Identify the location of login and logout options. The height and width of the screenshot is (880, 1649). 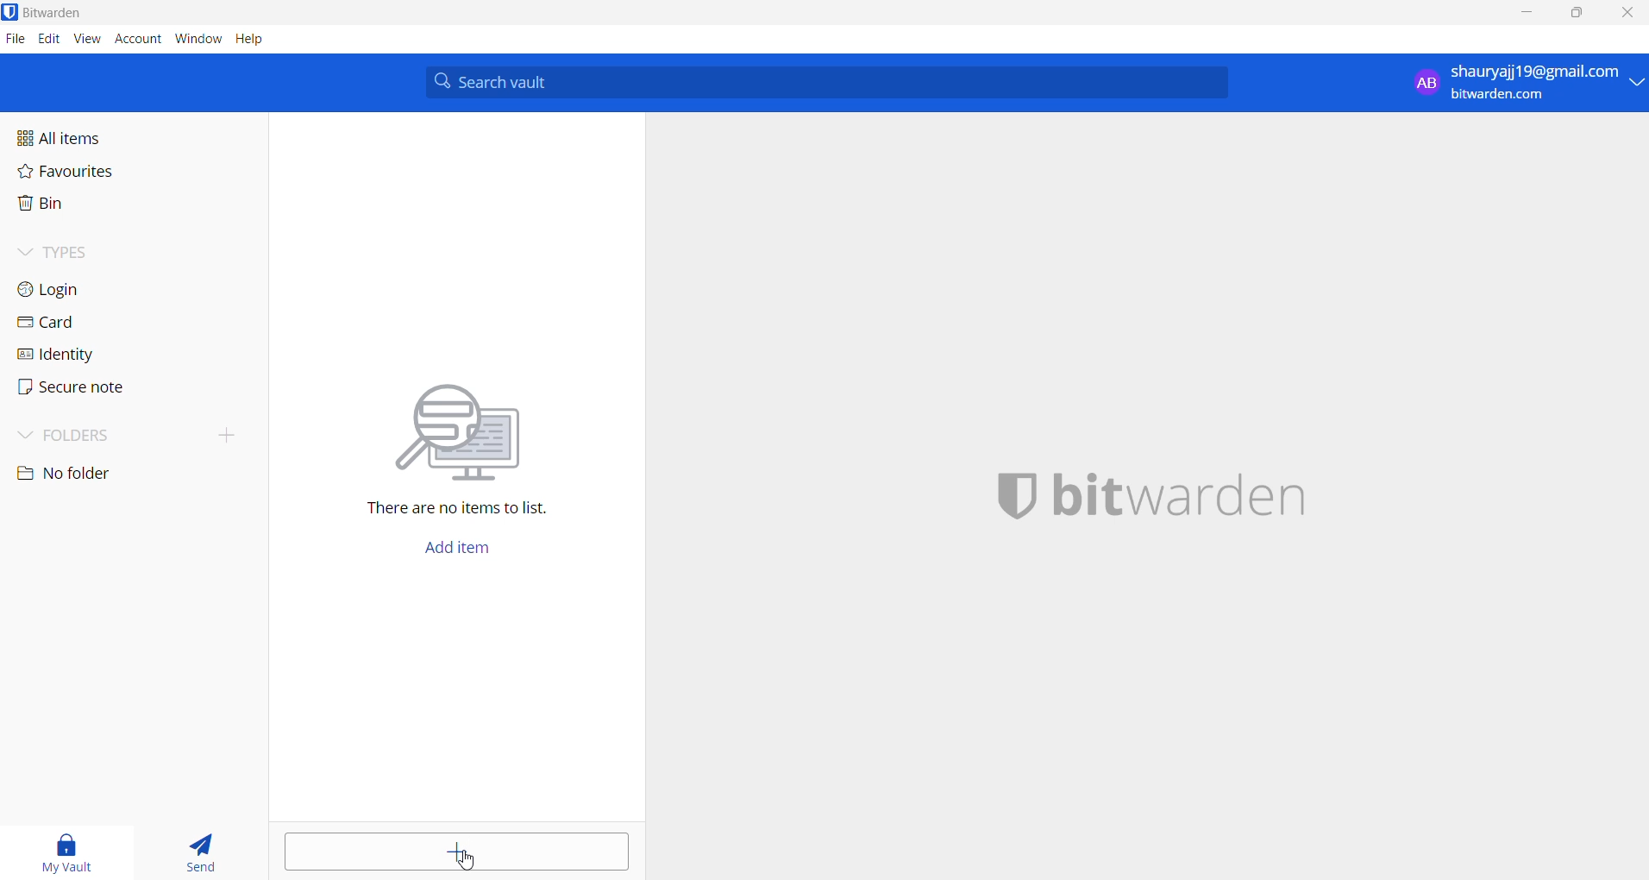
(1527, 85).